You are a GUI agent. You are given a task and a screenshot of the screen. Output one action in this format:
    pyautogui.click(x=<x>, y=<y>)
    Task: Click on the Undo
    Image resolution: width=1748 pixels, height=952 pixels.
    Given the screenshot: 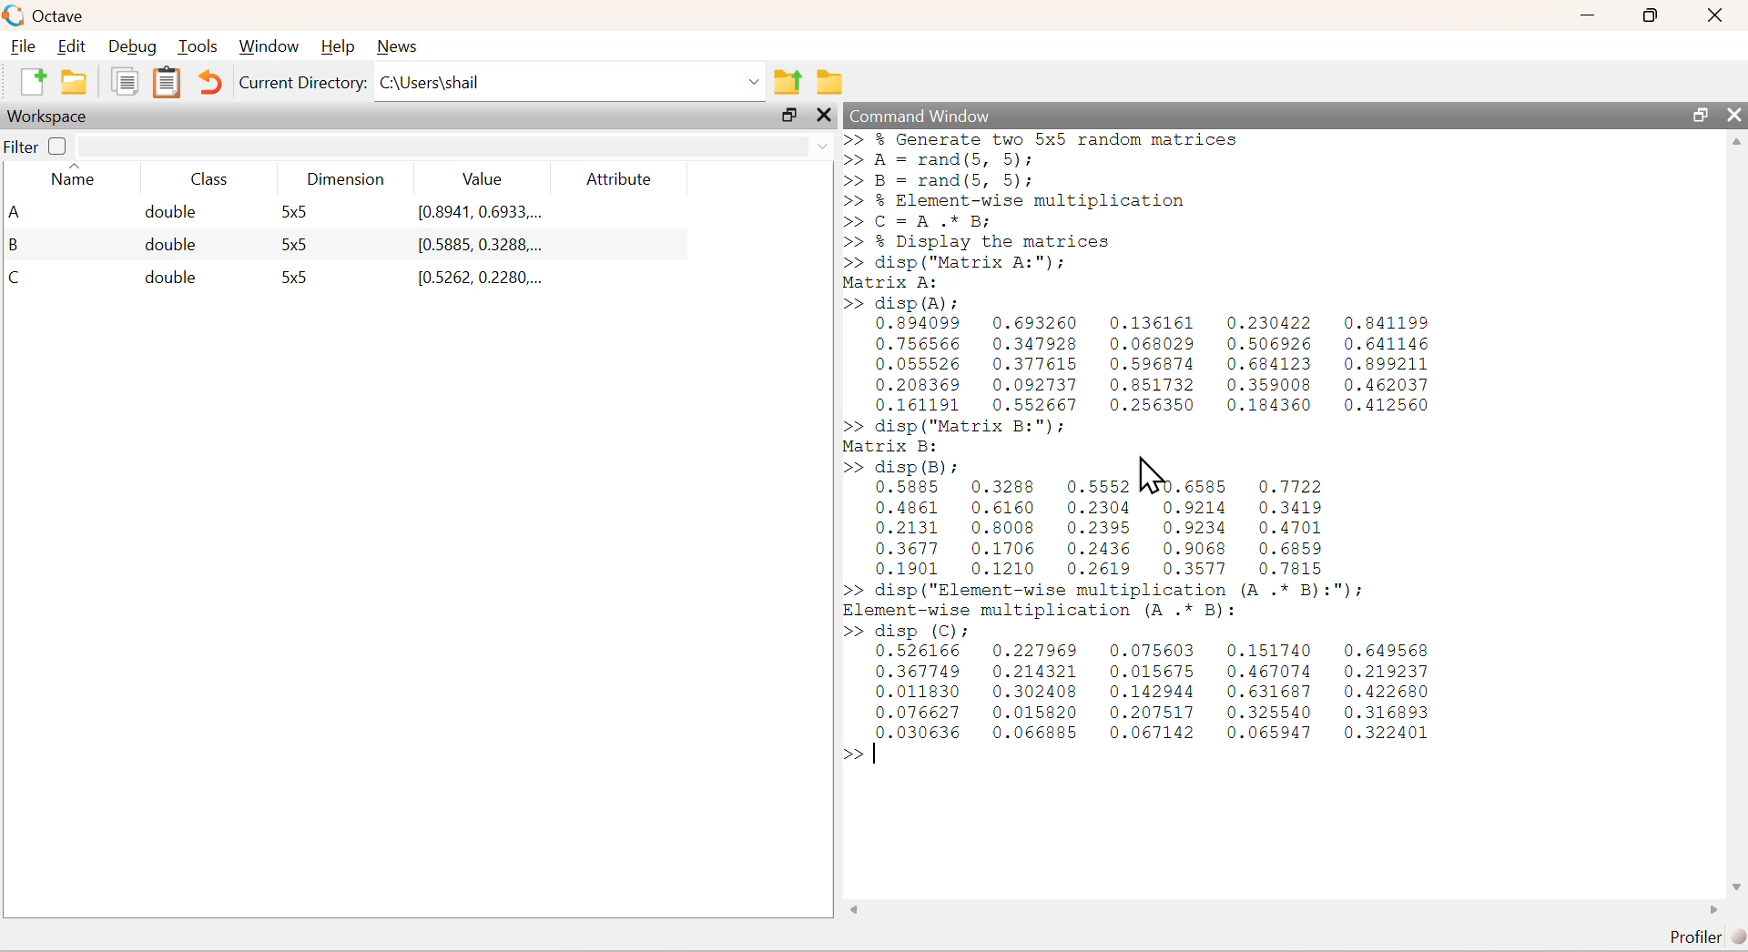 What is the action you would take?
    pyautogui.click(x=208, y=84)
    